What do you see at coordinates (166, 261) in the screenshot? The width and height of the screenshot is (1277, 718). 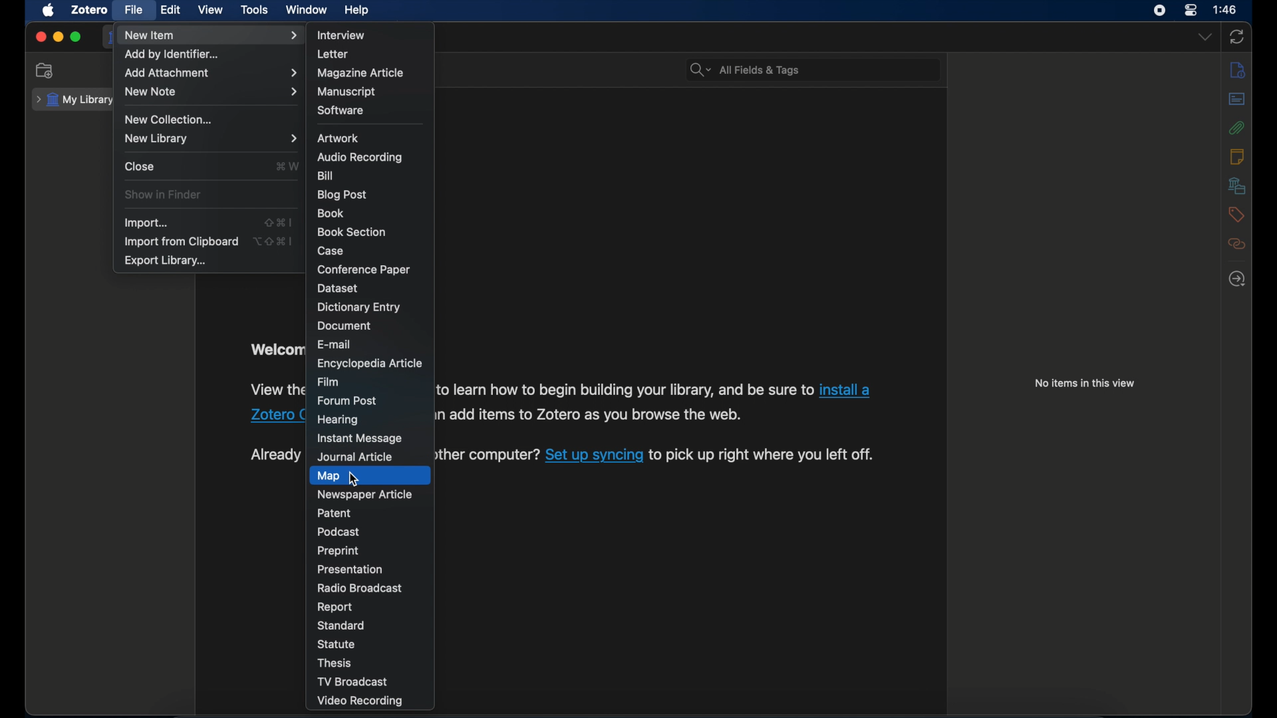 I see `export library` at bounding box center [166, 261].